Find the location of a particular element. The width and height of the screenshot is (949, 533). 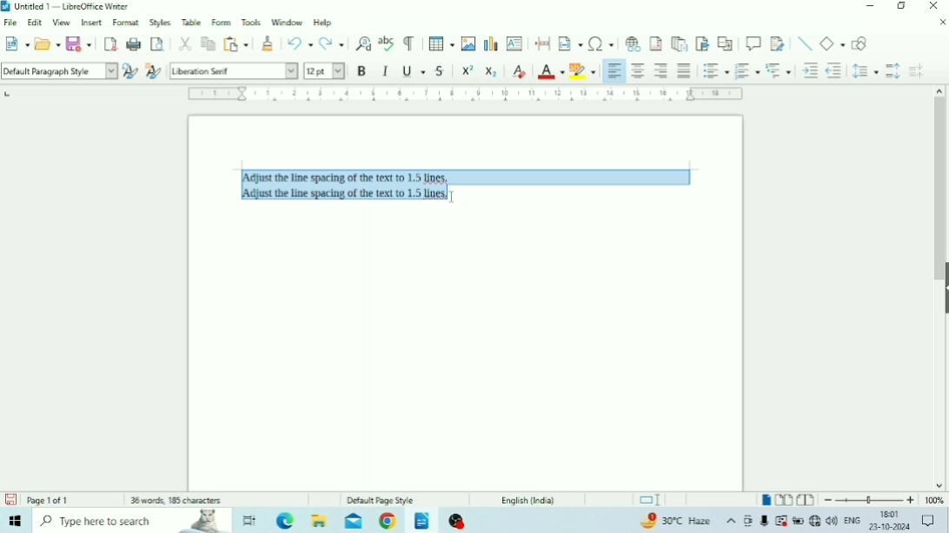

File is located at coordinates (10, 23).